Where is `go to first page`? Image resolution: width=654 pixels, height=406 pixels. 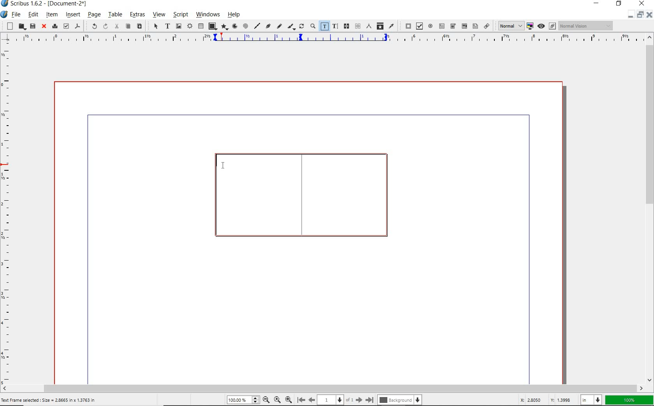
go to first page is located at coordinates (301, 400).